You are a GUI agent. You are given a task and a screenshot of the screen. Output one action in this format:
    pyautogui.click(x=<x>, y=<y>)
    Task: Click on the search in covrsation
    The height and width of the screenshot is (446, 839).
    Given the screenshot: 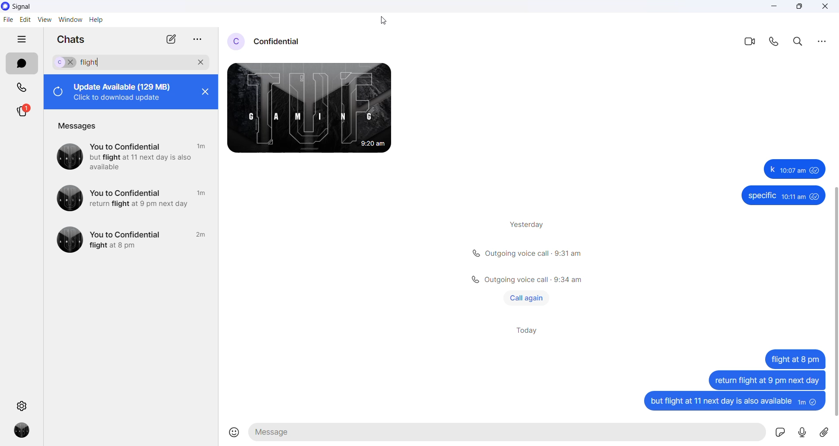 What is the action you would take?
    pyautogui.click(x=798, y=42)
    